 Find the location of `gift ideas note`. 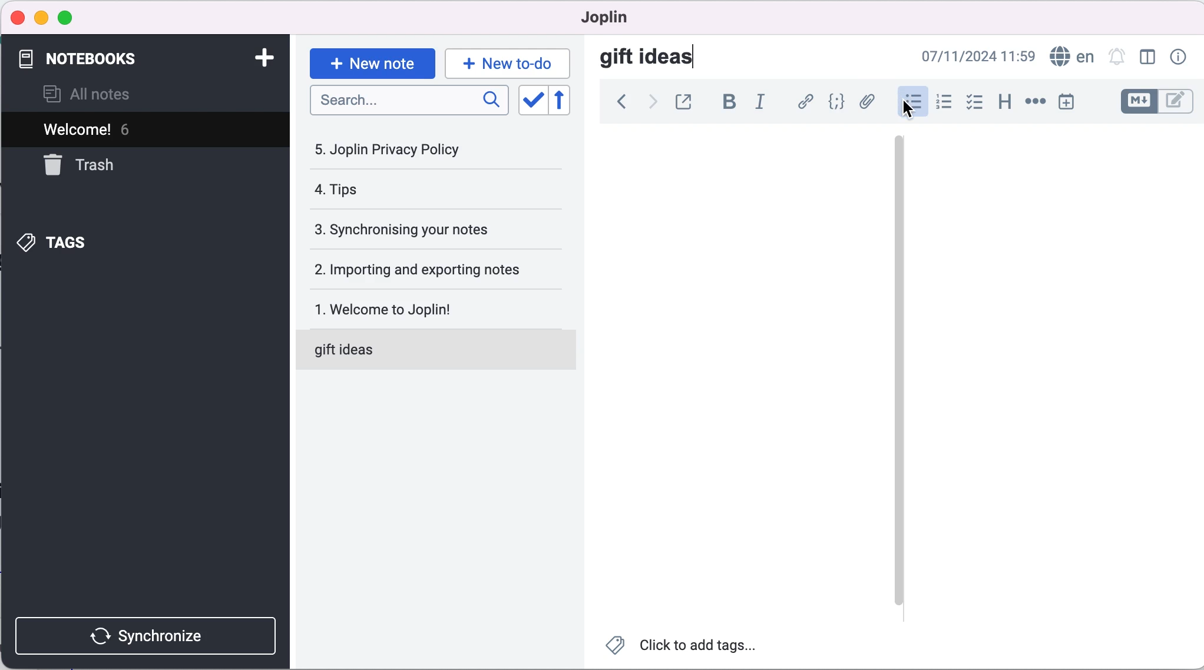

gift ideas note is located at coordinates (423, 350).